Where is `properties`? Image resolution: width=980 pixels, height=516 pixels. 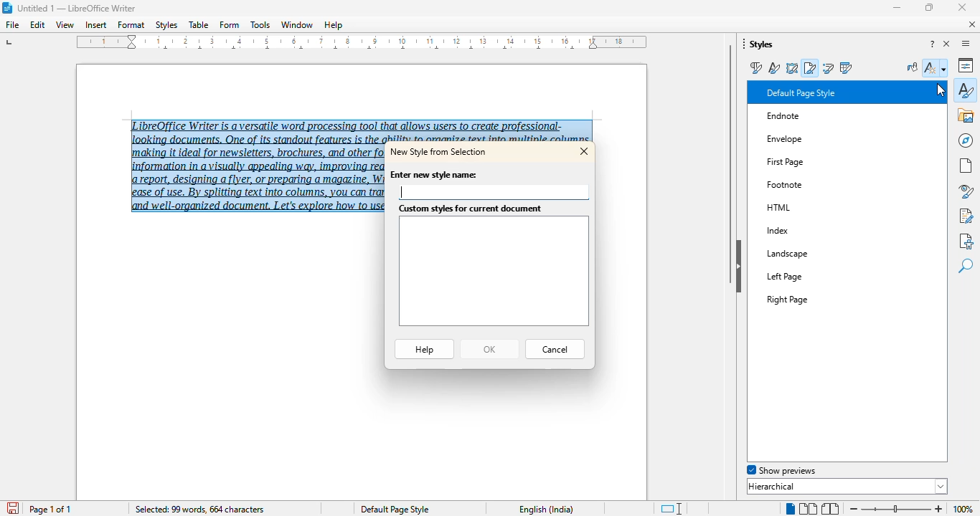 properties is located at coordinates (967, 64).